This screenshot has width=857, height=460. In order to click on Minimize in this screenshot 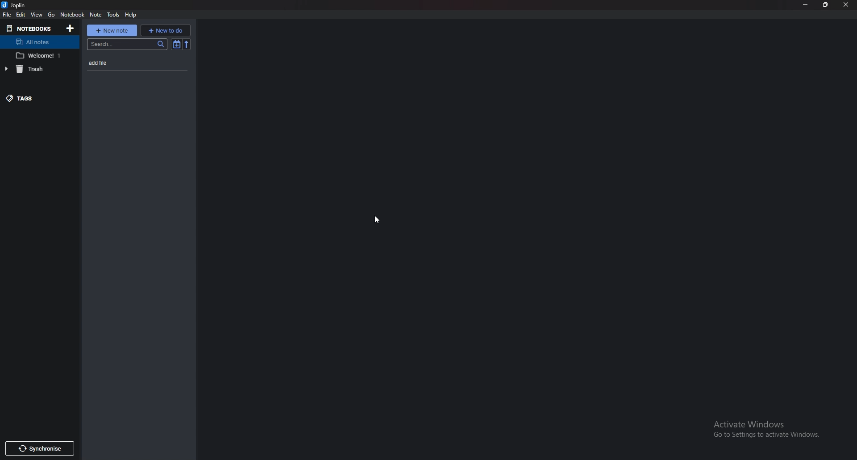, I will do `click(807, 4)`.